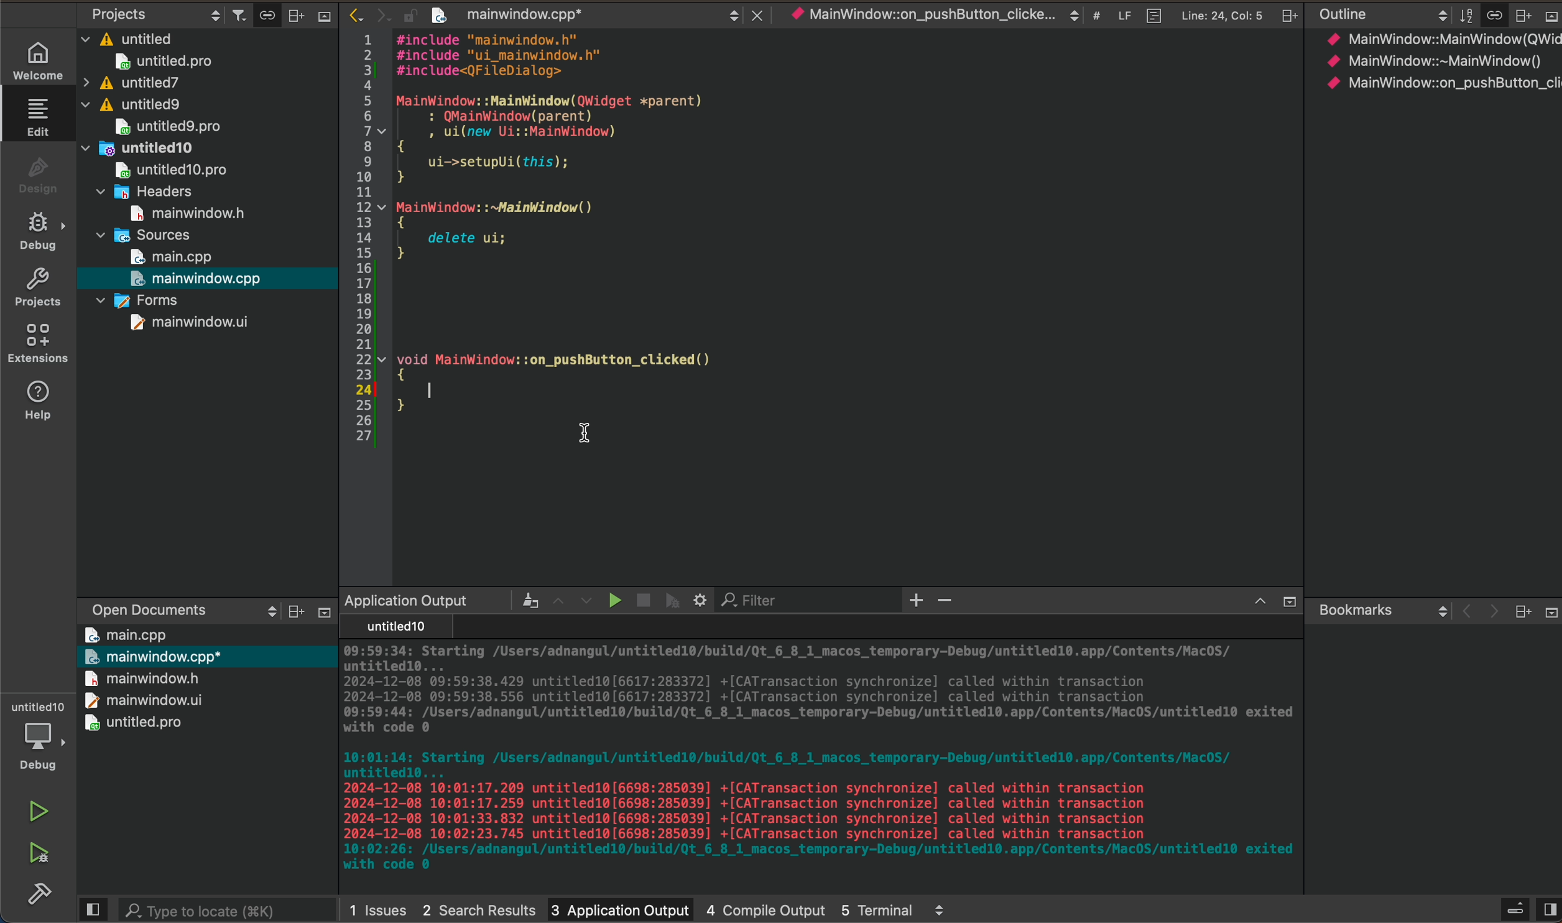  Describe the element at coordinates (1150, 13) in the screenshot. I see `file` at that location.